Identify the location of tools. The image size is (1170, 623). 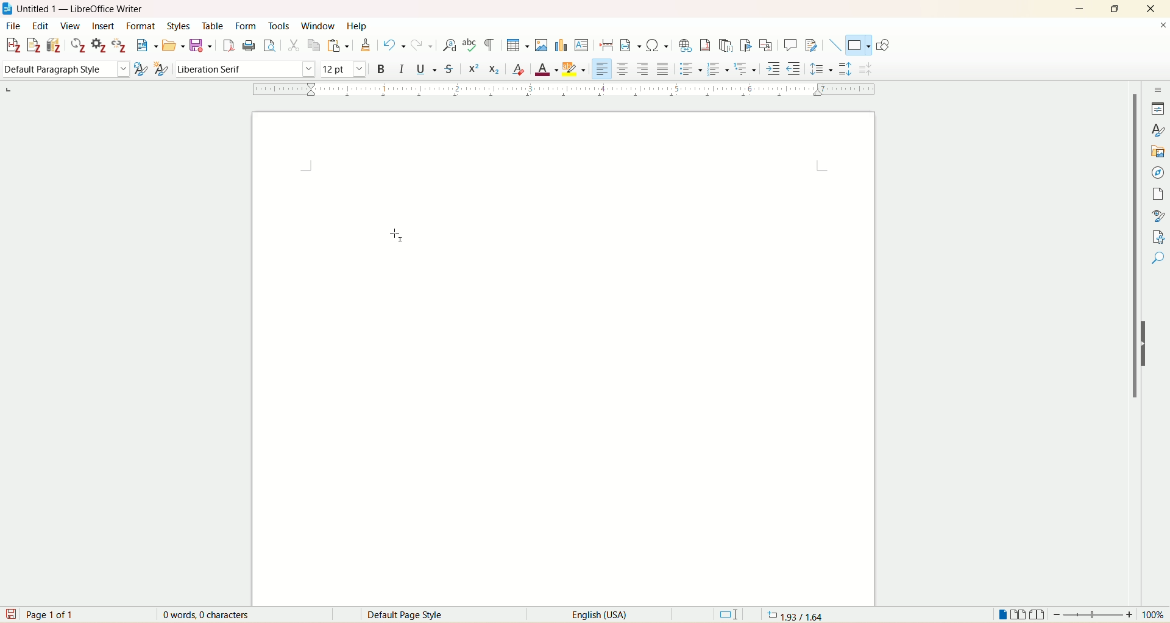
(280, 25).